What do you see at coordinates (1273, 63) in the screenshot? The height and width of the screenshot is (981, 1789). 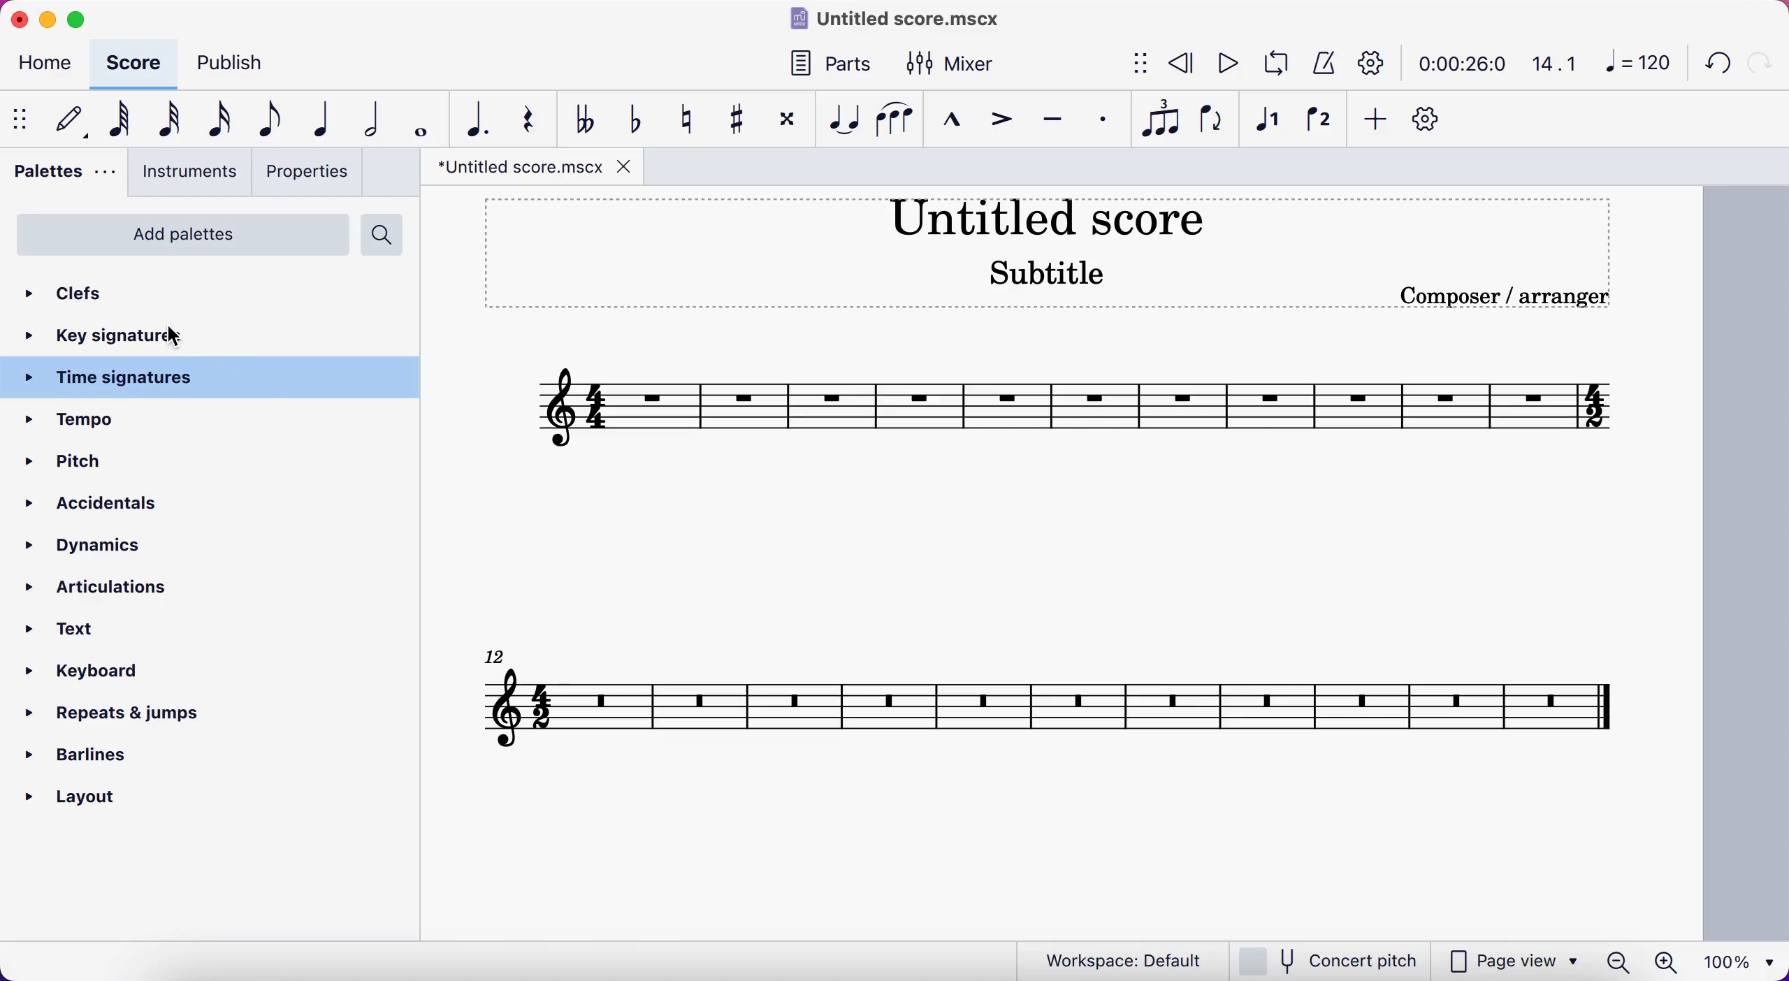 I see `loop playback` at bounding box center [1273, 63].